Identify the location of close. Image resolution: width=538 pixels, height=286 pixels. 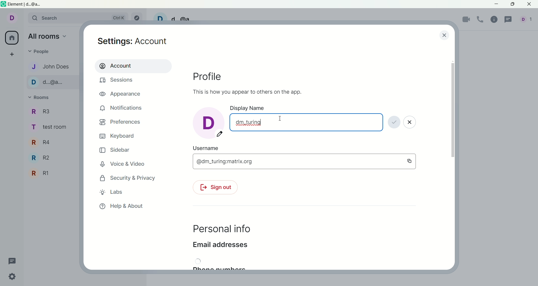
(530, 4).